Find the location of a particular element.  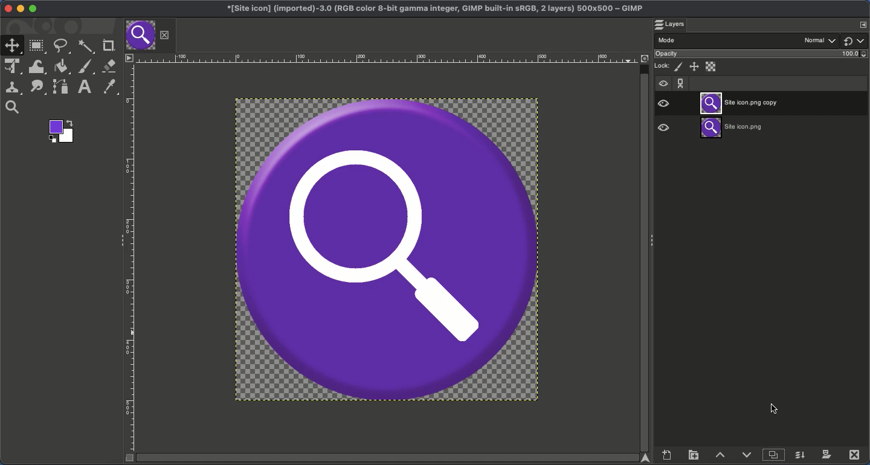

Switch is located at coordinates (849, 42).